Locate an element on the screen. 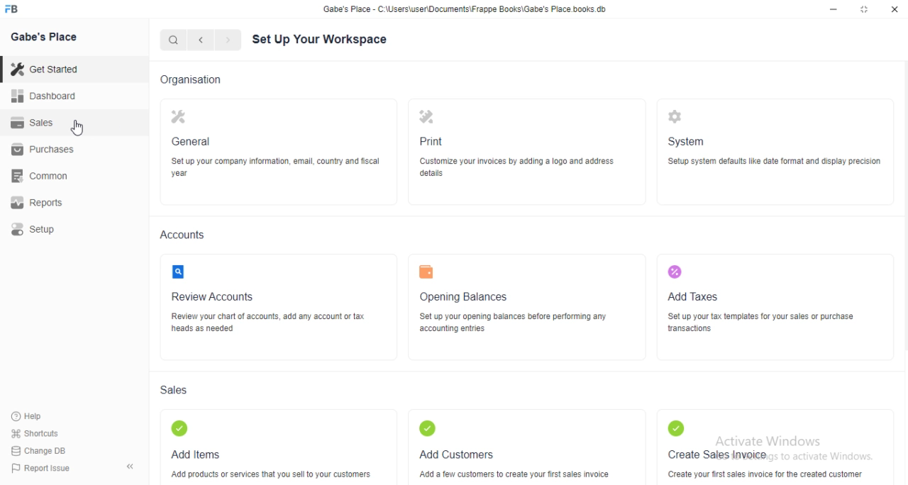  System is located at coordinates (686, 141).